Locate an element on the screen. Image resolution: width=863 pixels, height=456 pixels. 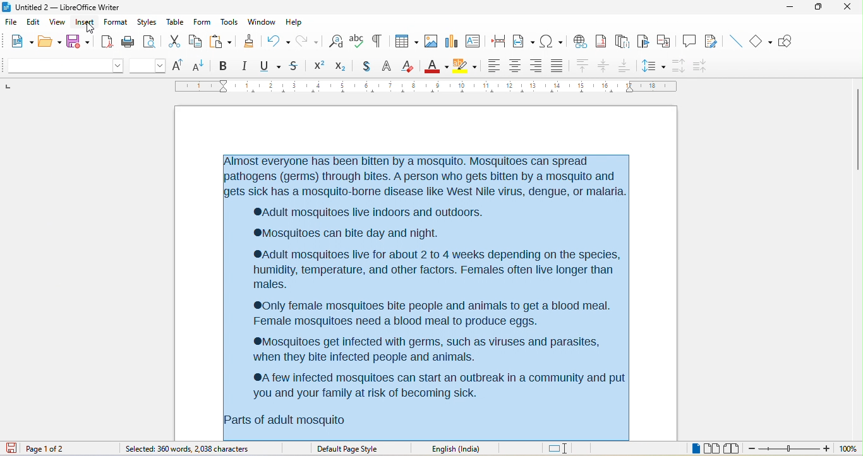
file is located at coordinates (11, 23).